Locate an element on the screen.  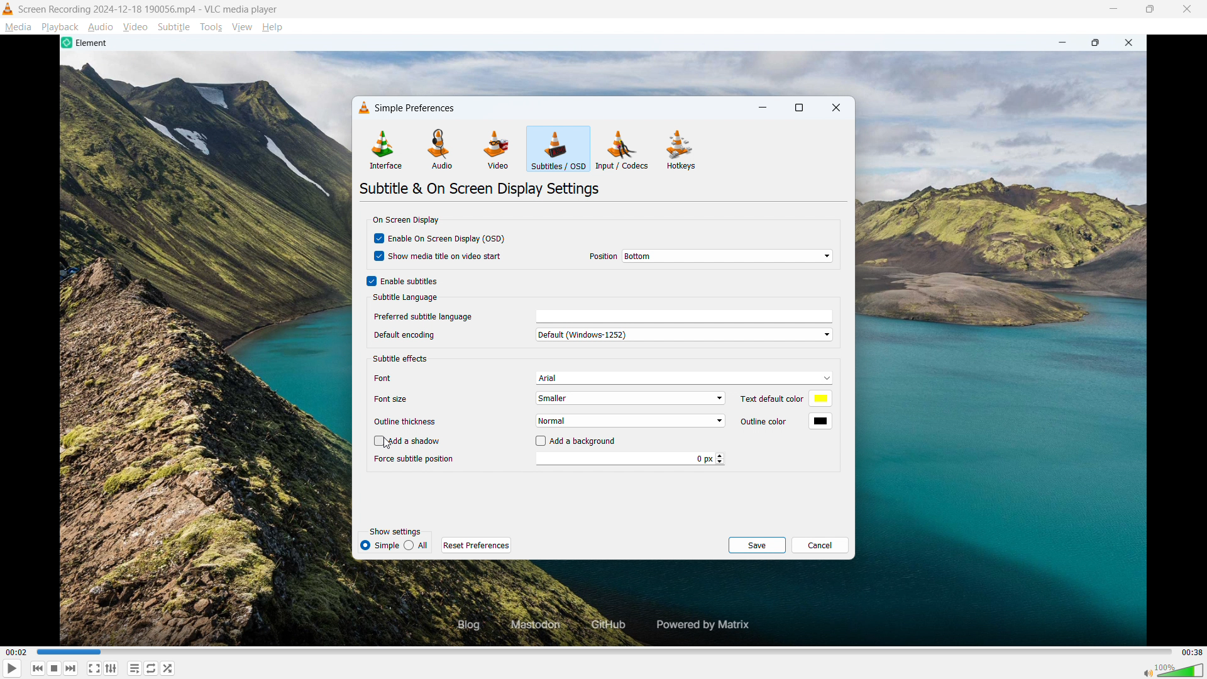
Subtitle effects  is located at coordinates (401, 358).